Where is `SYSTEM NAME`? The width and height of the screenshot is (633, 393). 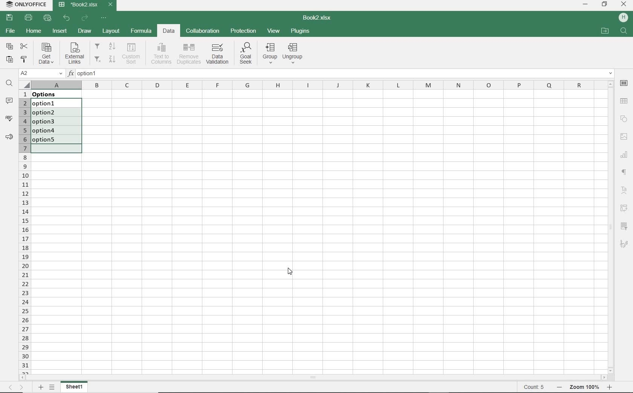 SYSTEM NAME is located at coordinates (27, 5).